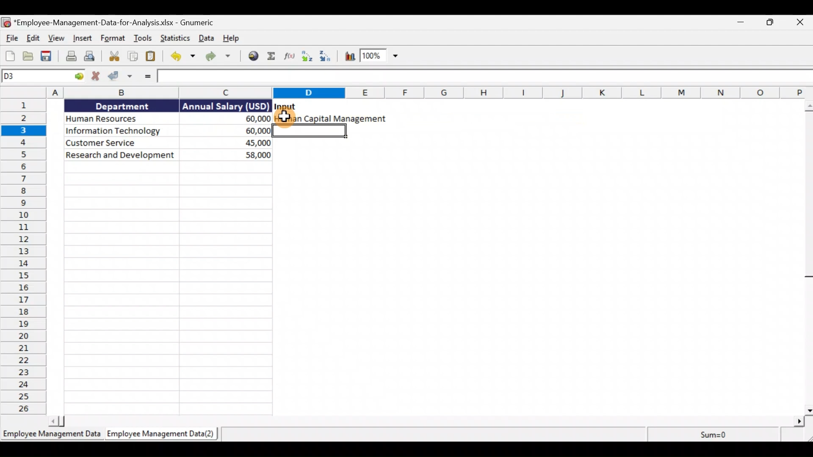 The width and height of the screenshot is (813, 457). What do you see at coordinates (34, 38) in the screenshot?
I see `Edit` at bounding box center [34, 38].